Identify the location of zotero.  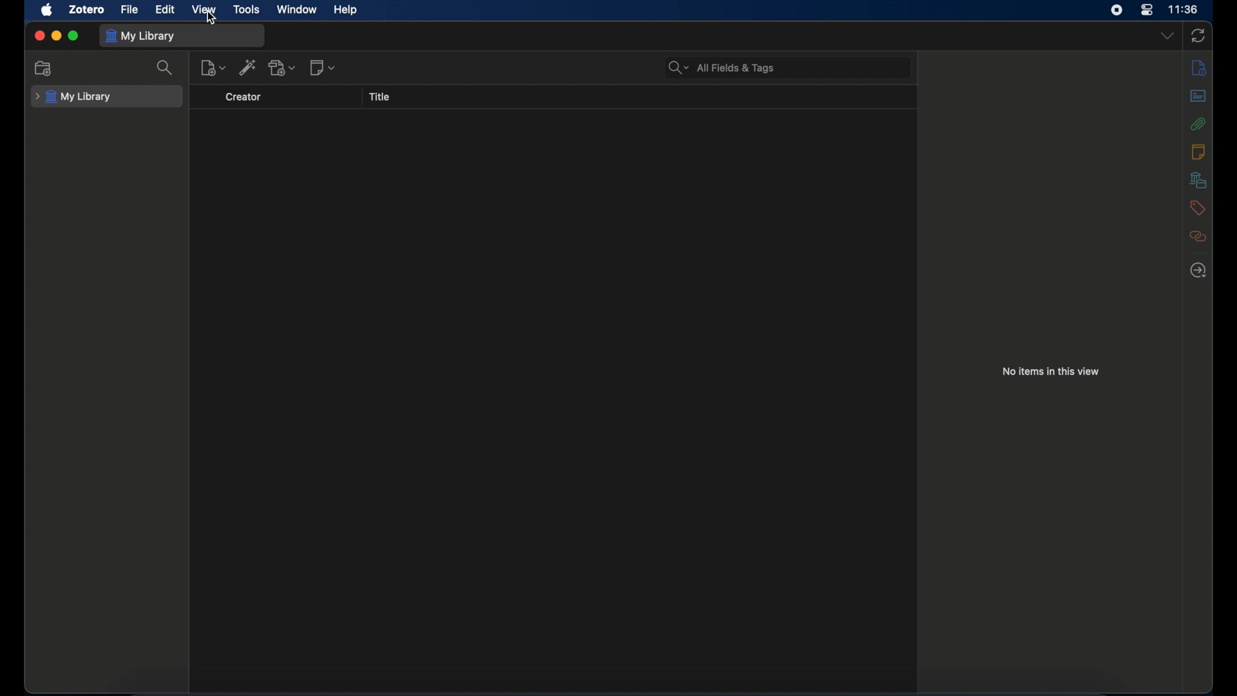
(86, 10).